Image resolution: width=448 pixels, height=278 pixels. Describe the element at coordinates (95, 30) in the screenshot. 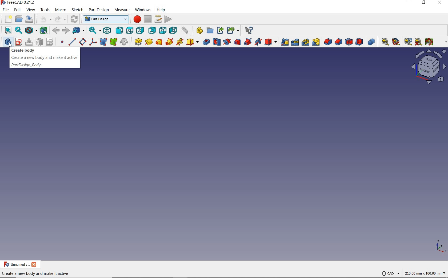

I see `sync view` at that location.